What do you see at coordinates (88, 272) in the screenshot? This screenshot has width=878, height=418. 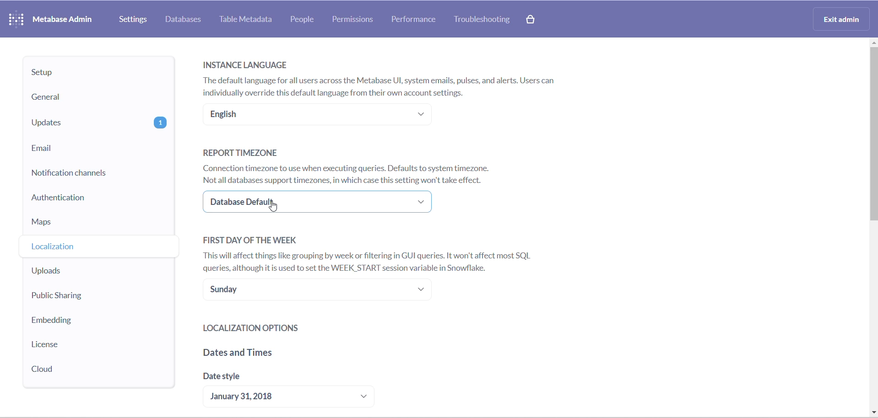 I see `UPLOADS` at bounding box center [88, 272].